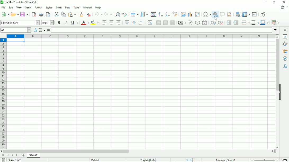  I want to click on Update available, so click(282, 8).